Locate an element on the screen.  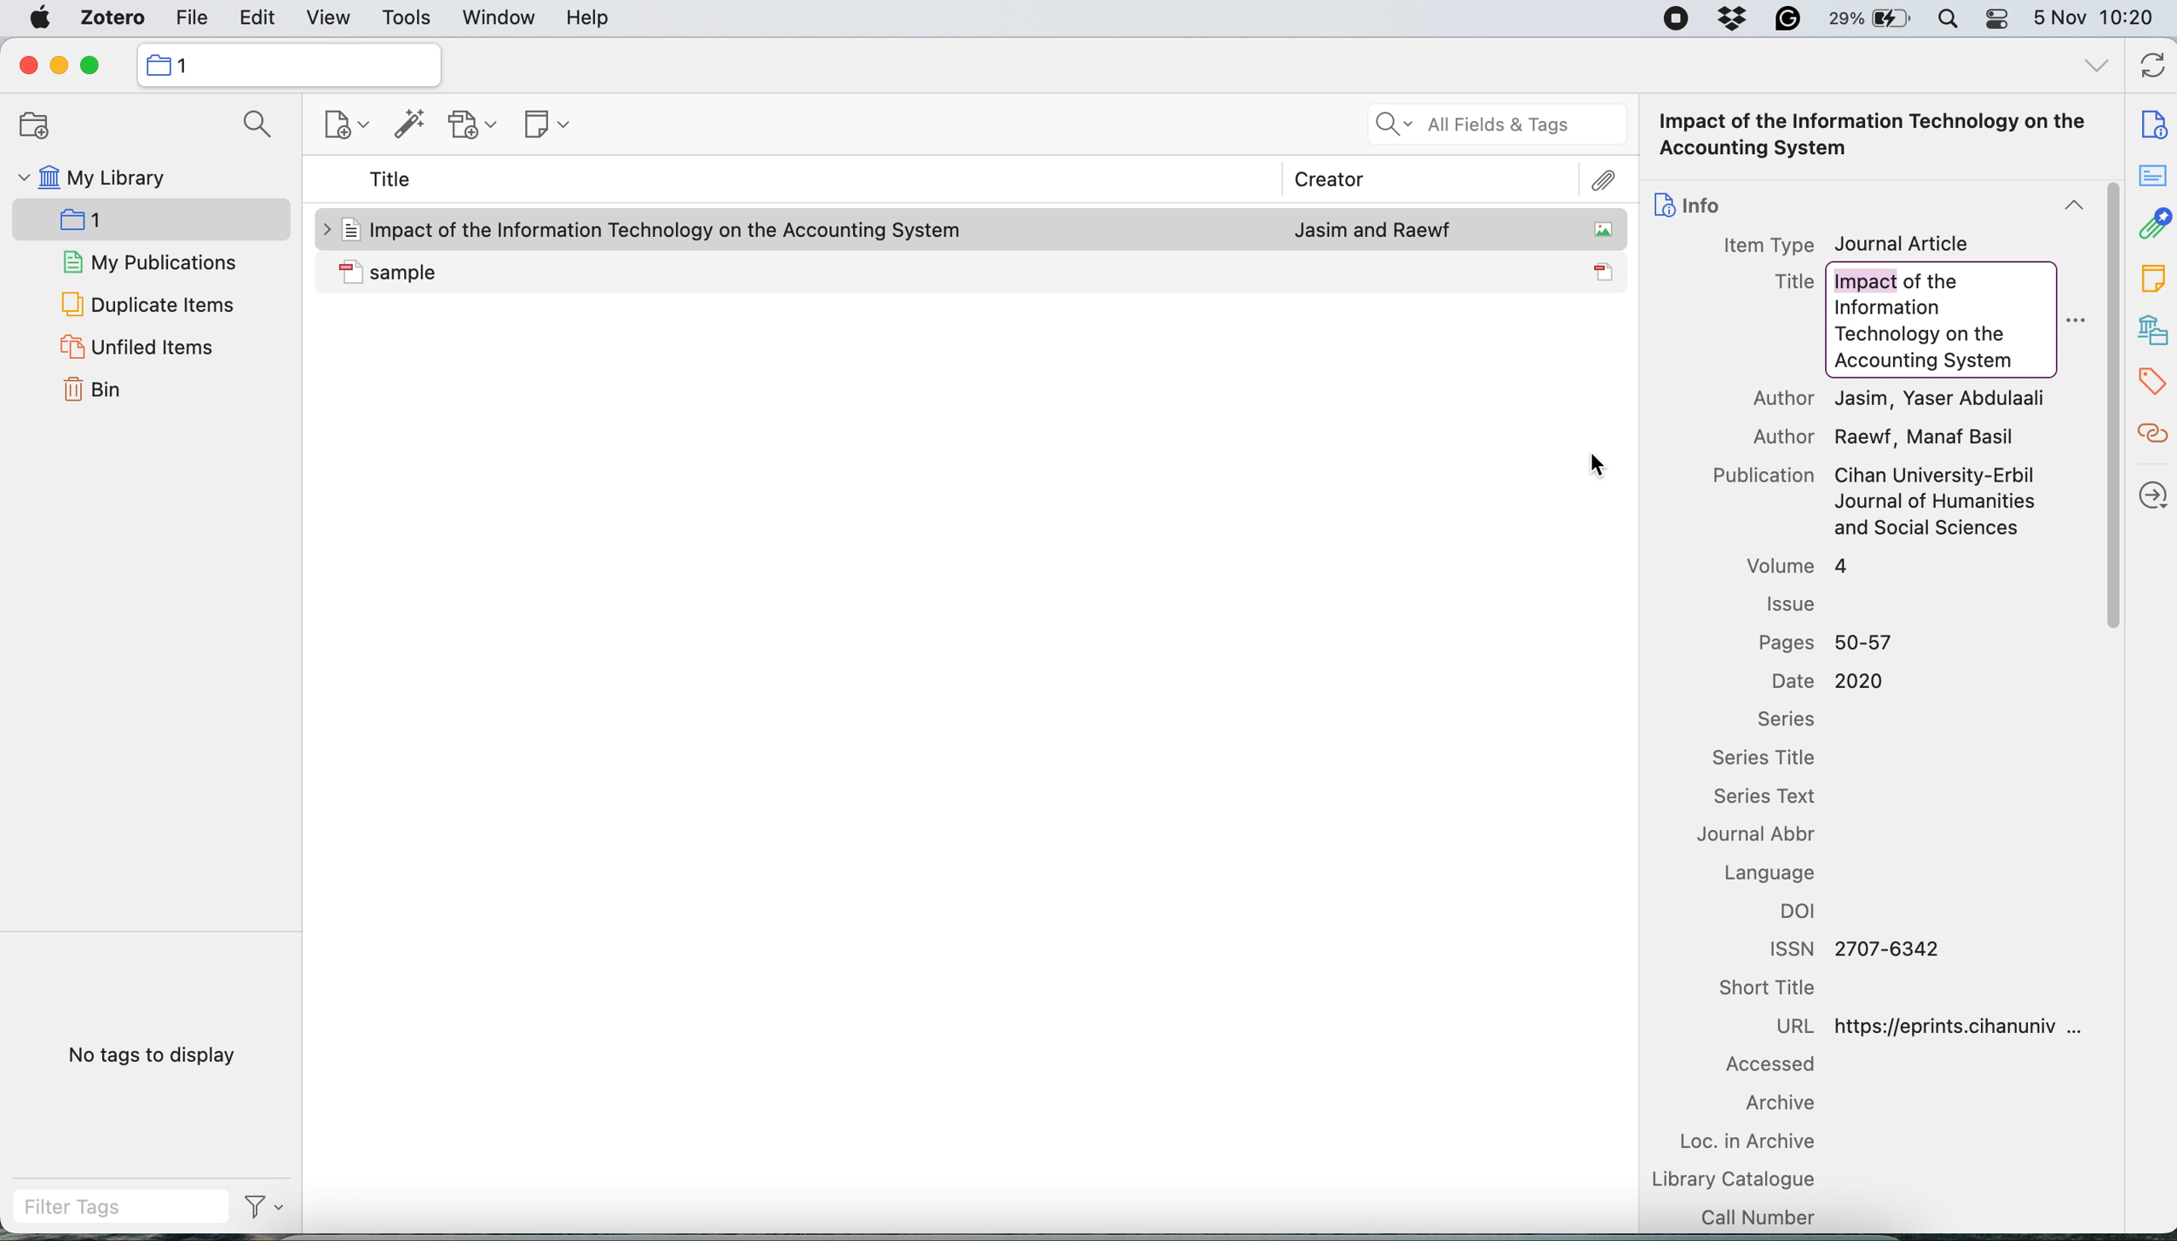
archive is located at coordinates (1780, 1103).